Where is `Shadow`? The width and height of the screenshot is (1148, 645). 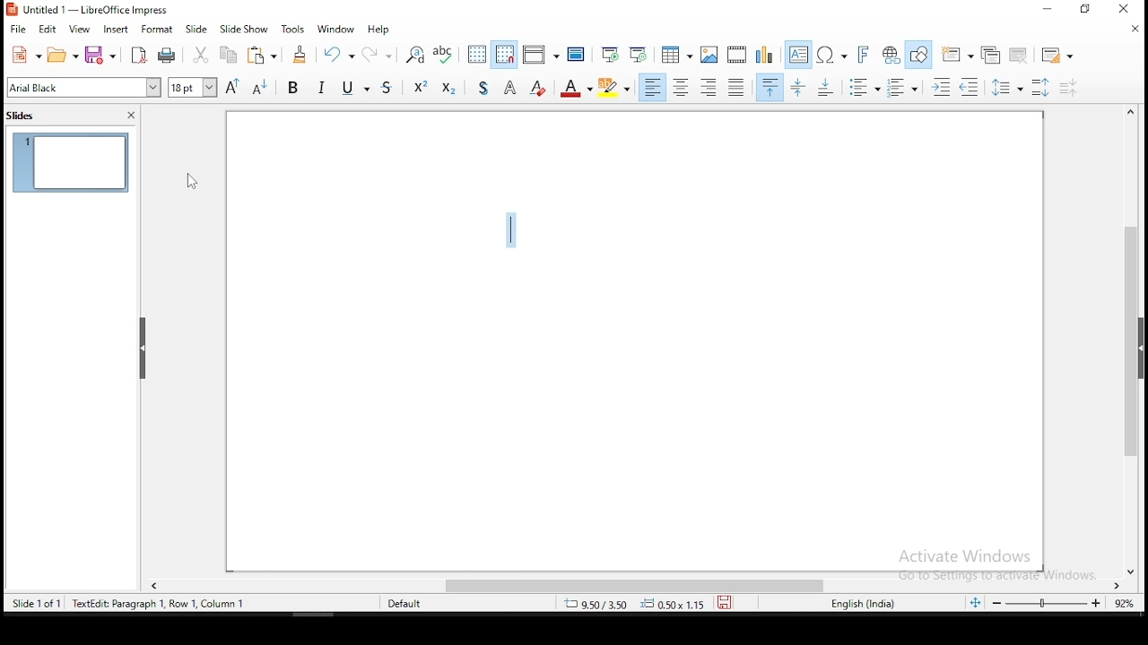 Shadow is located at coordinates (483, 86).